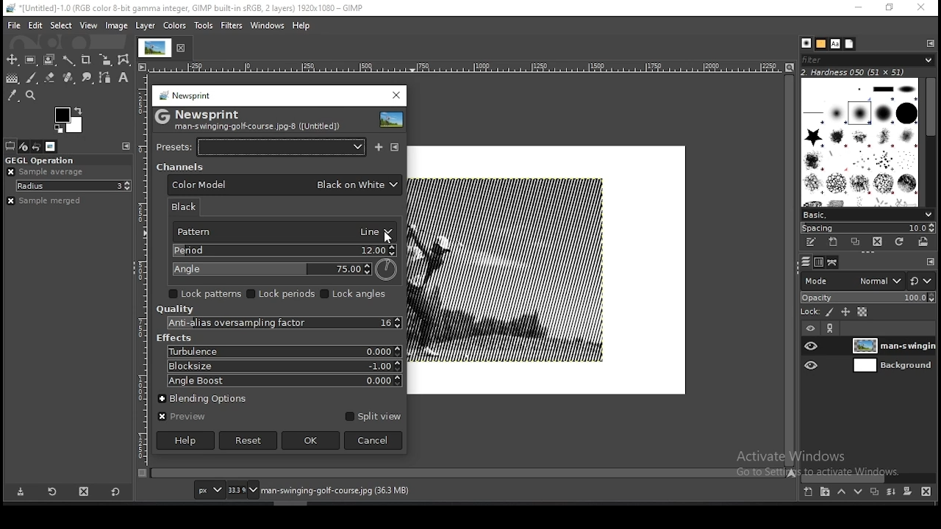  Describe the element at coordinates (250, 119) in the screenshot. I see `Newsprint man-swinging-golf-course.jpg-8 ([untitled])` at that location.